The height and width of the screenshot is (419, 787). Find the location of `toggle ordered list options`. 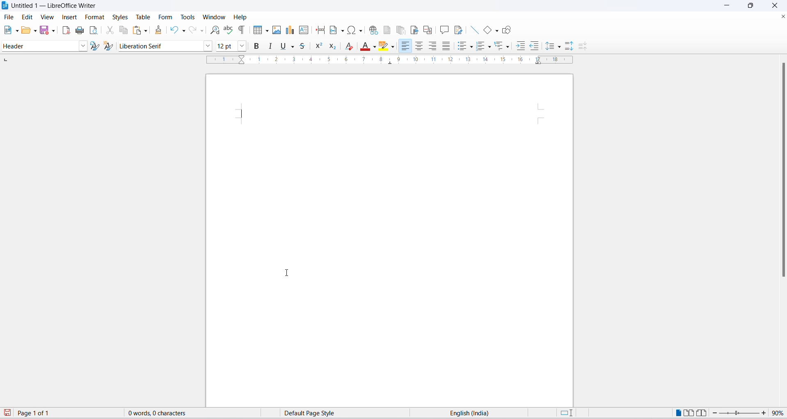

toggle ordered list options is located at coordinates (491, 48).